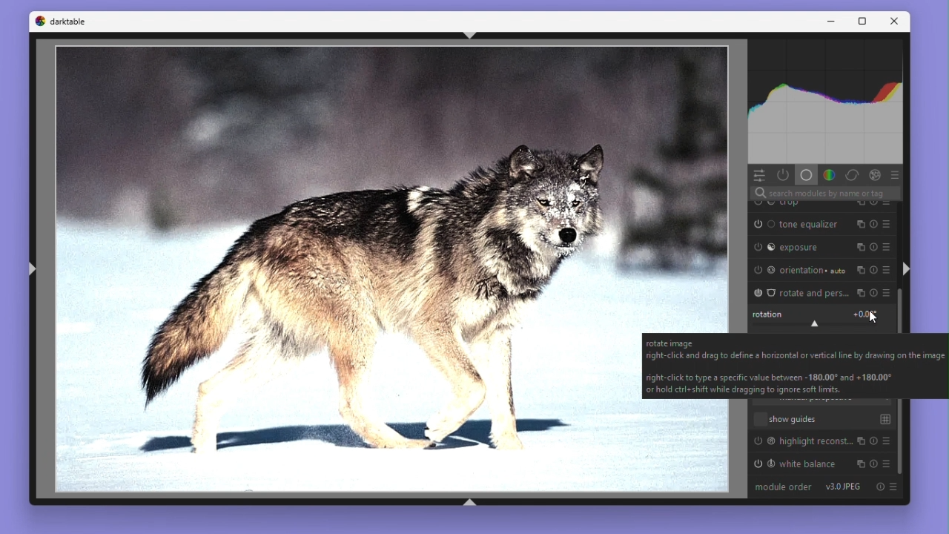 Image resolution: width=949 pixels, height=534 pixels. What do you see at coordinates (805, 174) in the screenshot?
I see `Base` at bounding box center [805, 174].